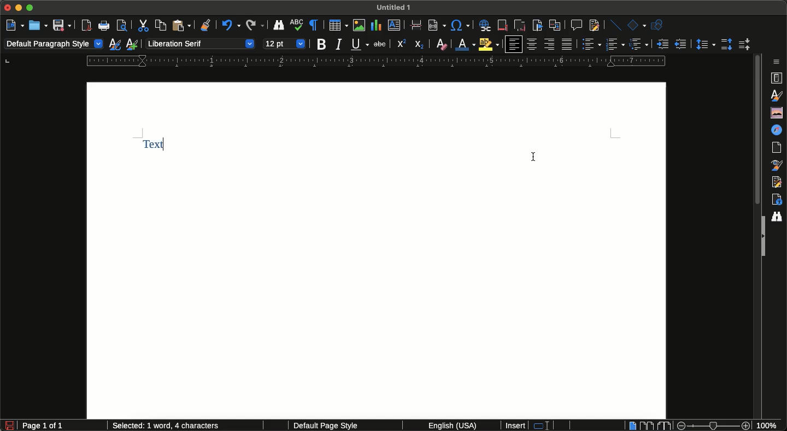 This screenshot has height=431, width=787. Describe the element at coordinates (756, 133) in the screenshot. I see `Scroll` at that location.